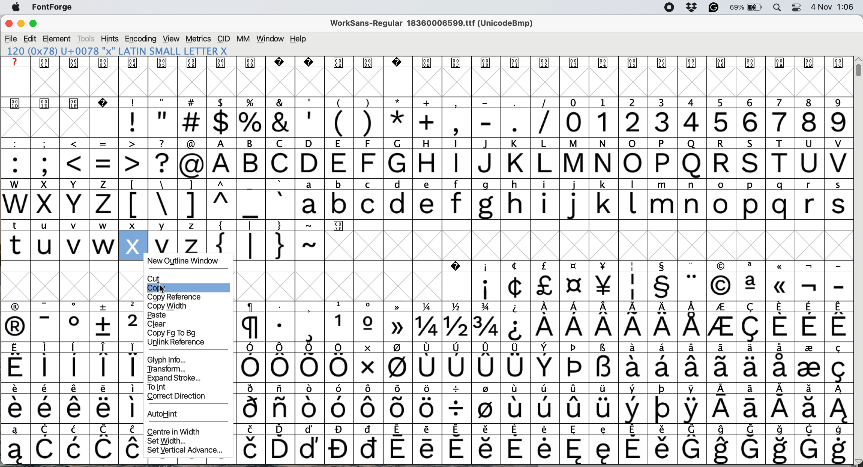  I want to click on special characters, so click(204, 204).